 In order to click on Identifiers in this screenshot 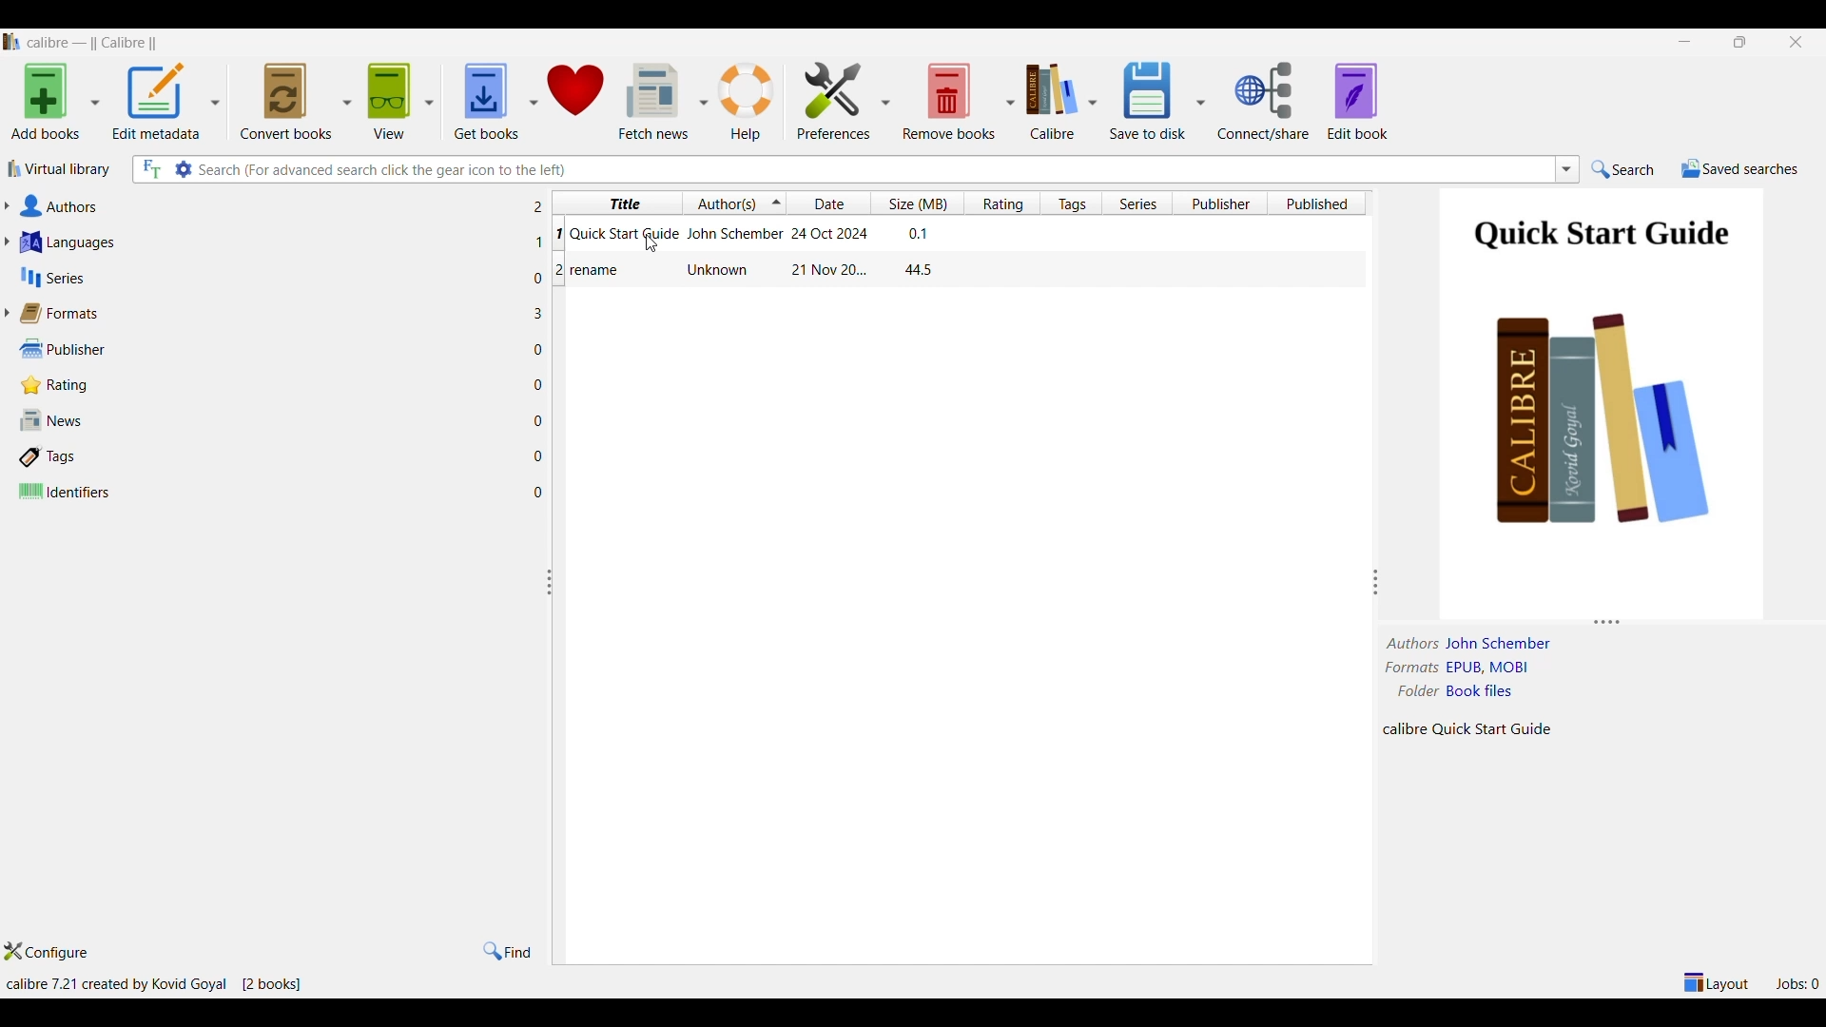, I will do `click(268, 492)`.